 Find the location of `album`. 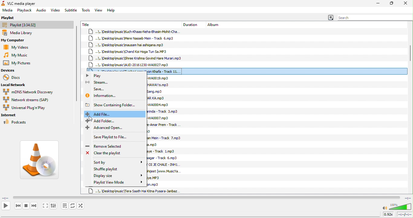

album is located at coordinates (215, 24).